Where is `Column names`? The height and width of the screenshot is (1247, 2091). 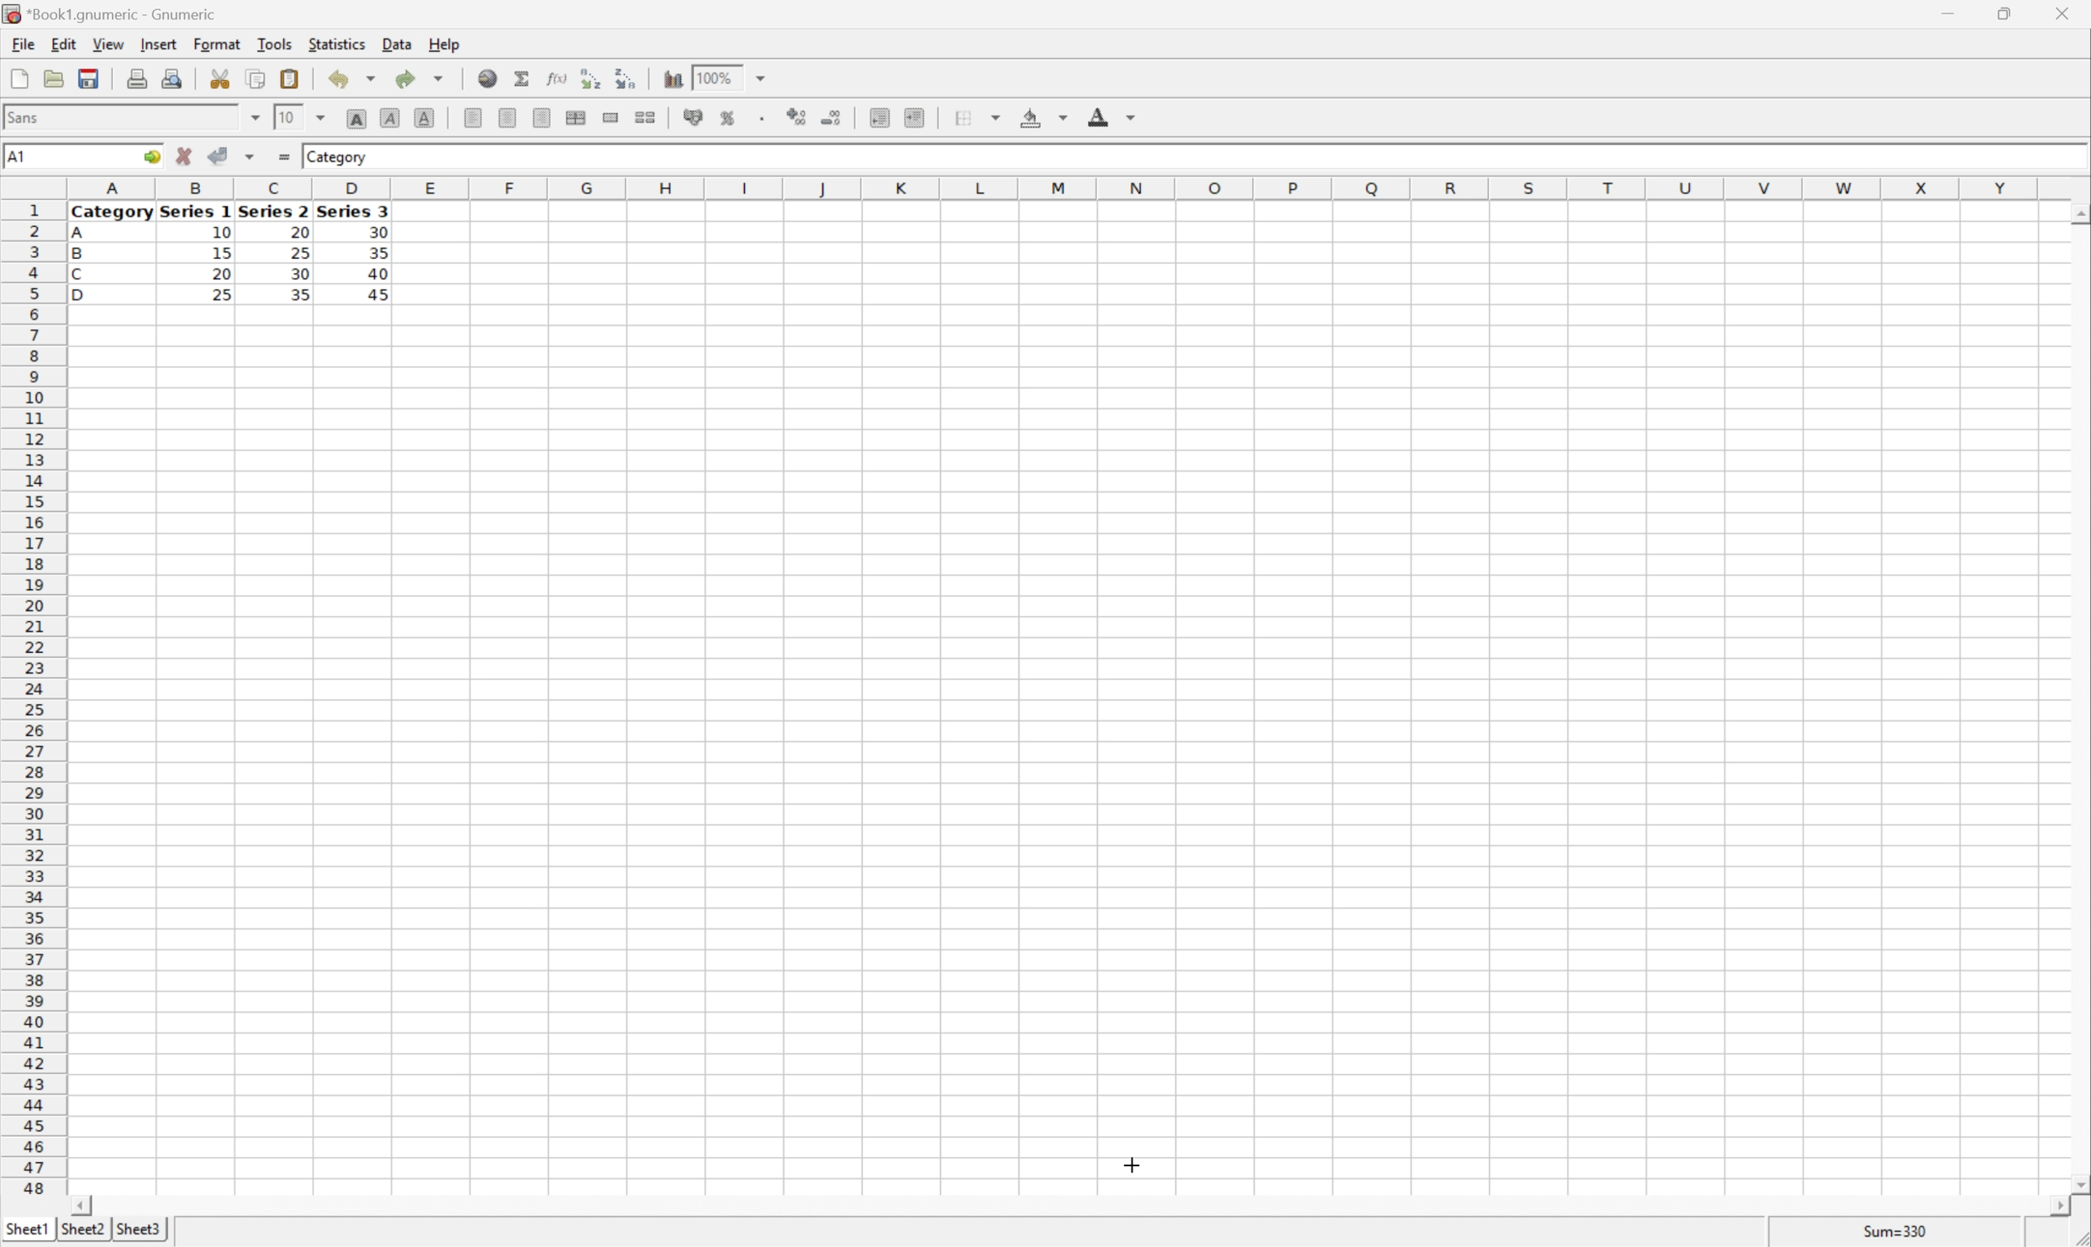 Column names is located at coordinates (1059, 191).